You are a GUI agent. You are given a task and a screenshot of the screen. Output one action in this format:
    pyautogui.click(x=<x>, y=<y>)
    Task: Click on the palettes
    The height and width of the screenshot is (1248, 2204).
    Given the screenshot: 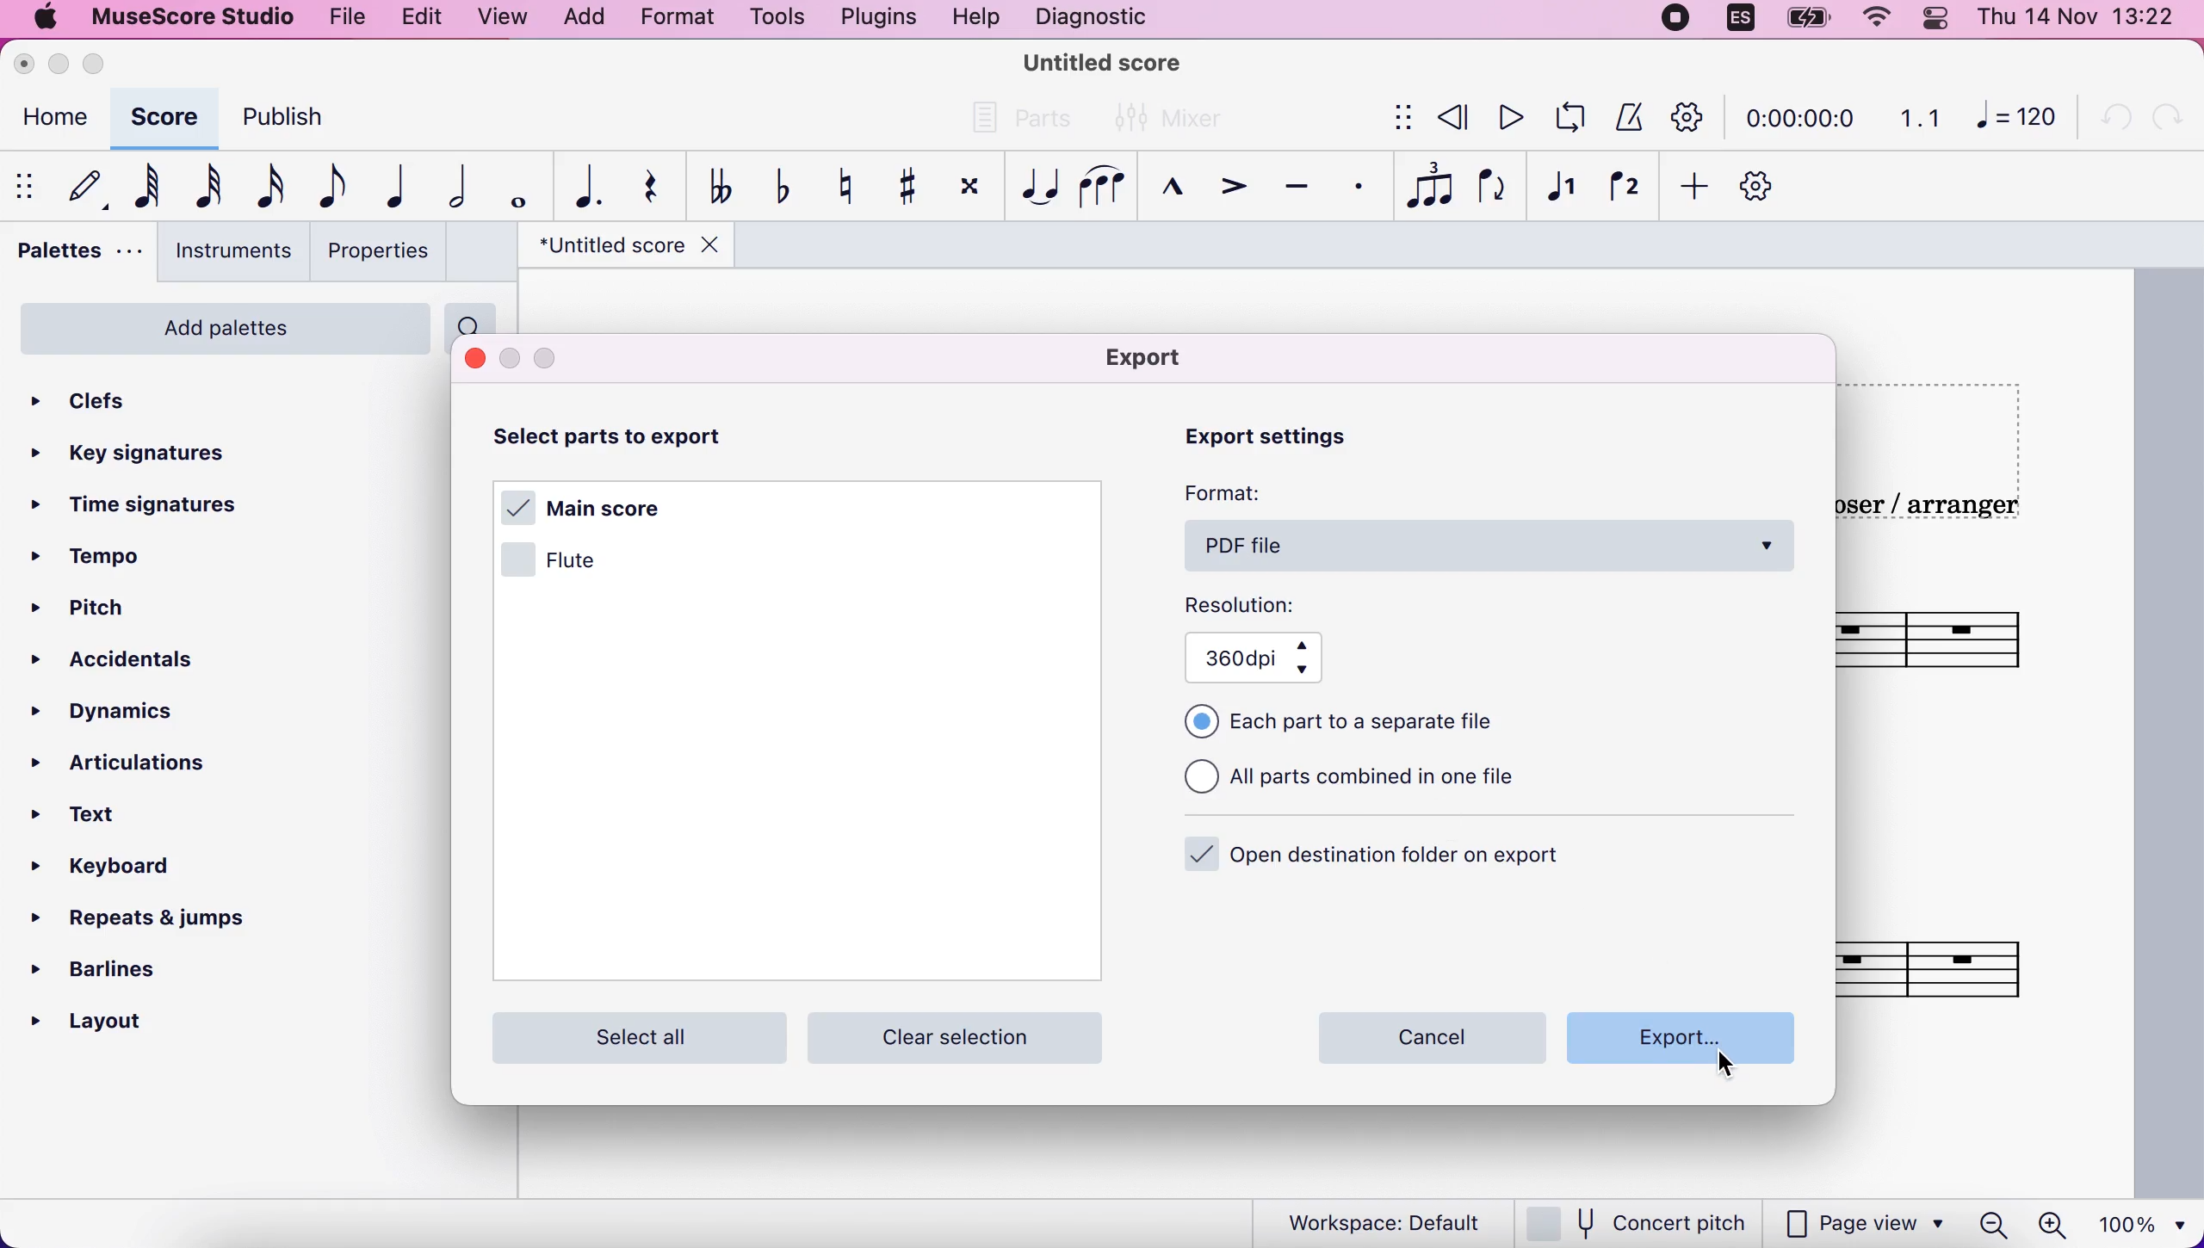 What is the action you would take?
    pyautogui.click(x=74, y=256)
    